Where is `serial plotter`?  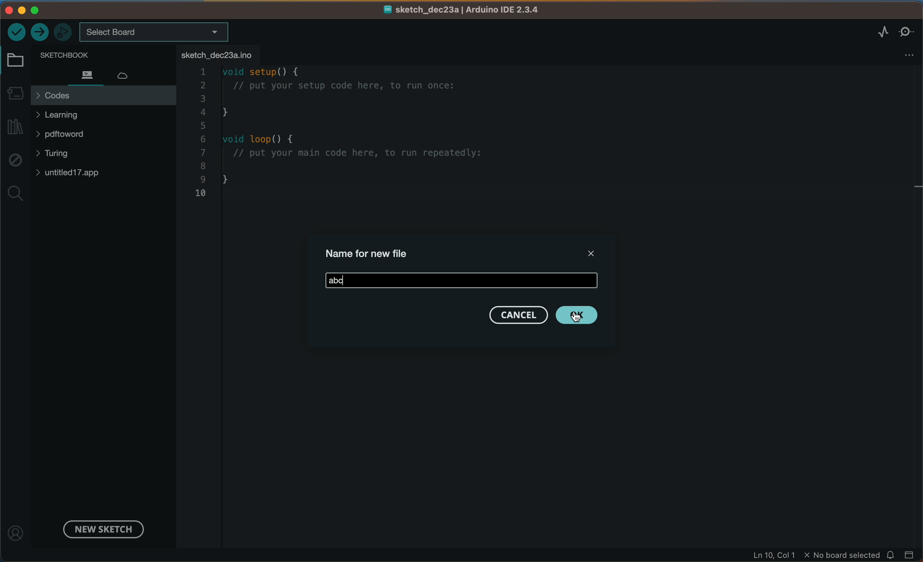 serial plotter is located at coordinates (874, 32).